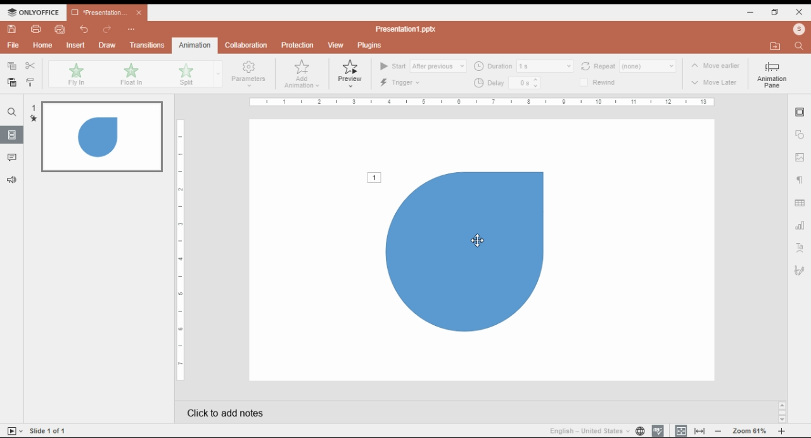 The image size is (811, 438). I want to click on zoom 61%, so click(750, 431).